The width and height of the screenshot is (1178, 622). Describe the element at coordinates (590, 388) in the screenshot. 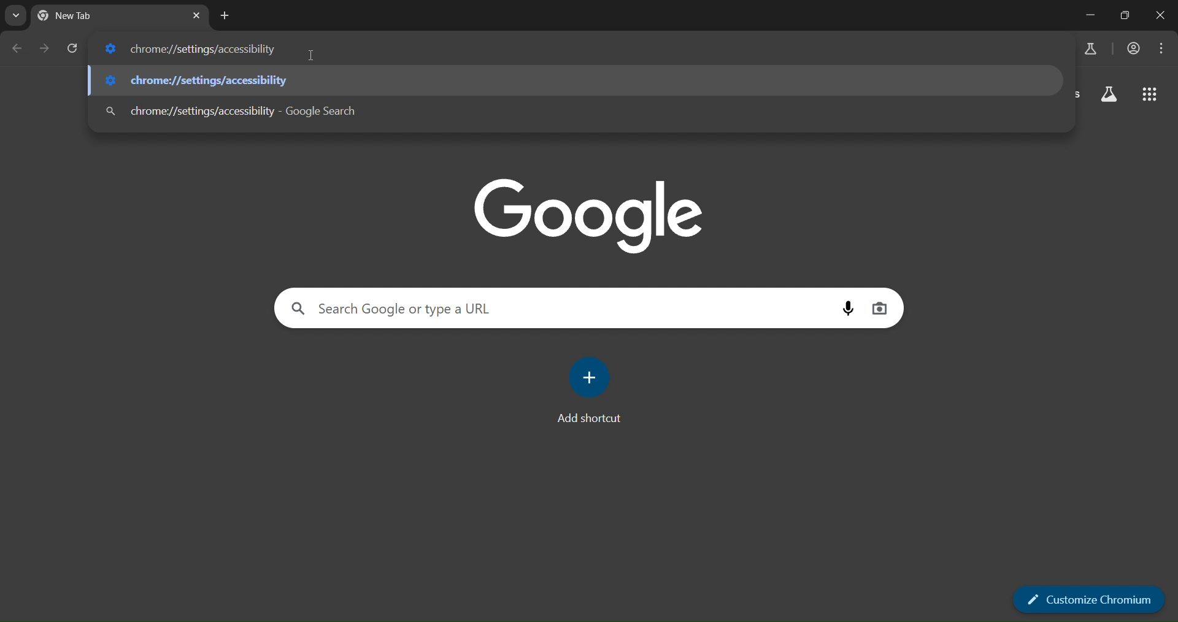

I see `Add shortcut` at that location.